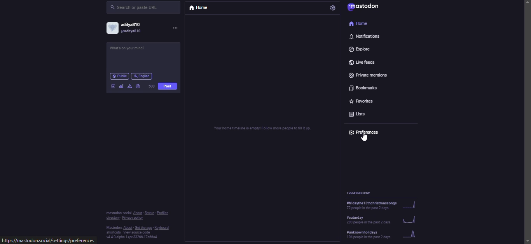 The image size is (531, 244). I want to click on About • Get the app • Keyboard shortcuts, so click(147, 228).